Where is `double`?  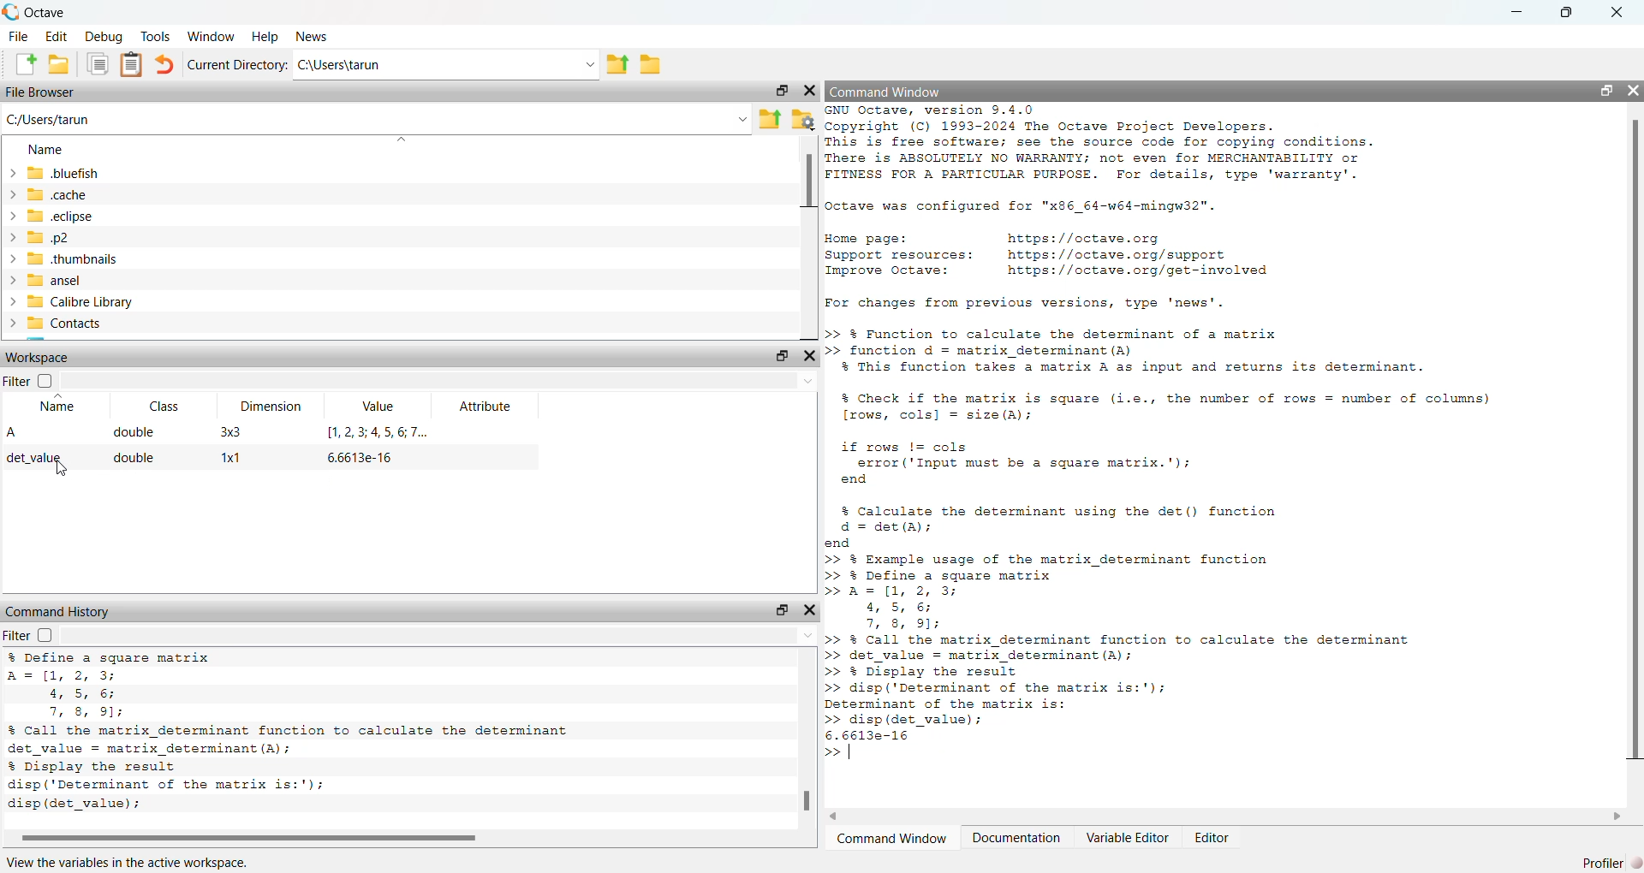
double is located at coordinates (136, 460).